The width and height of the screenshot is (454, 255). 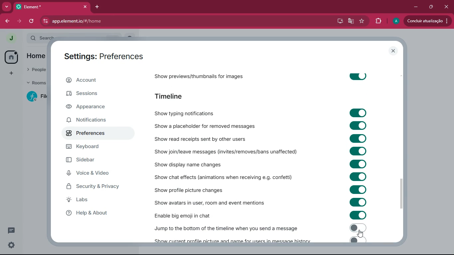 I want to click on account, so click(x=97, y=79).